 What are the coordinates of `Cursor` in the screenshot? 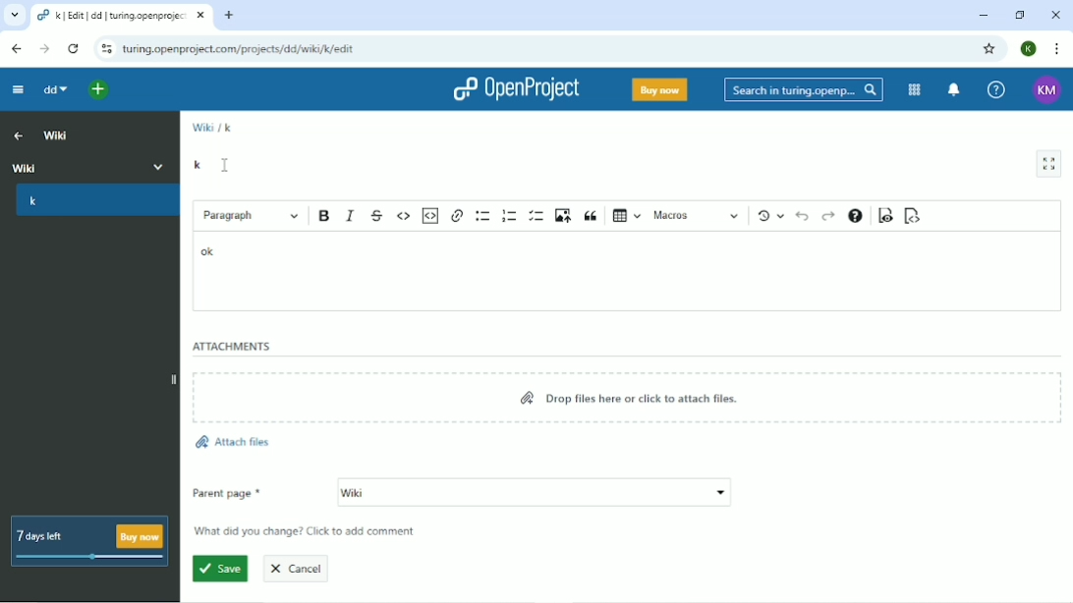 It's located at (227, 165).